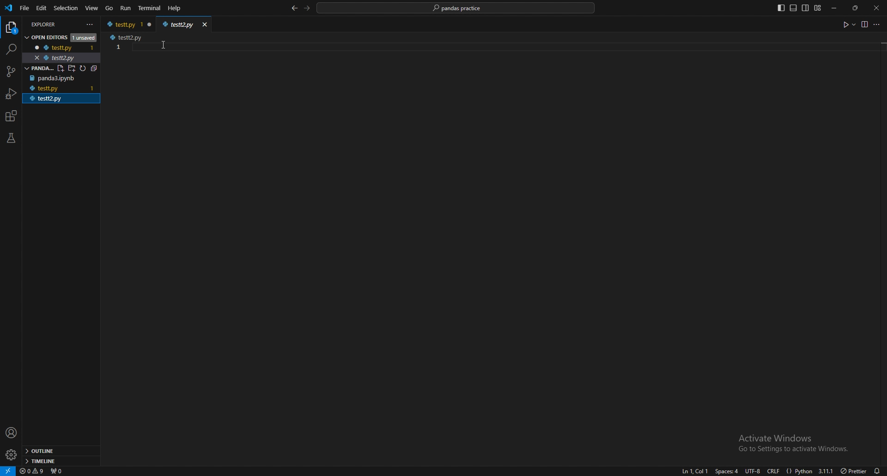 The width and height of the screenshot is (887, 476). What do you see at coordinates (92, 8) in the screenshot?
I see `view` at bounding box center [92, 8].